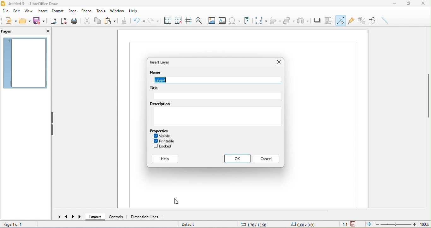  What do you see at coordinates (27, 63) in the screenshot?
I see `page 1` at bounding box center [27, 63].